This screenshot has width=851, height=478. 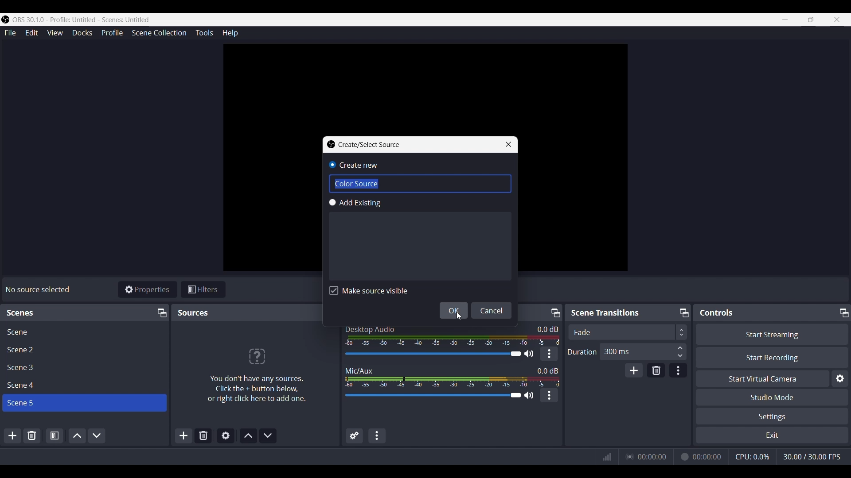 What do you see at coordinates (183, 436) in the screenshot?
I see `Add Sources` at bounding box center [183, 436].